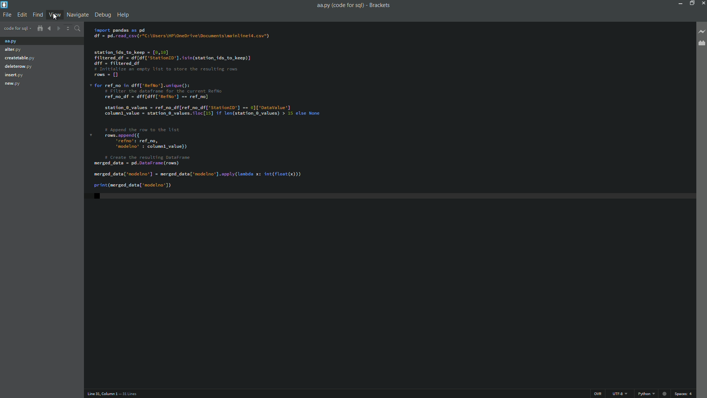 The image size is (707, 398). I want to click on close app button, so click(703, 4).